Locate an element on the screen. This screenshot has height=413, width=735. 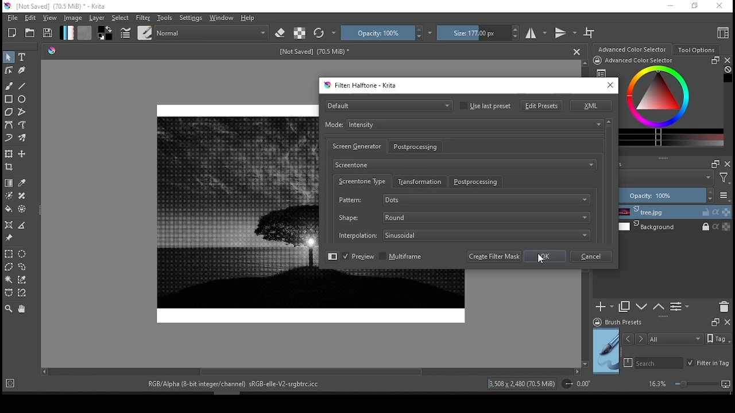
layer 2 is located at coordinates (678, 227).